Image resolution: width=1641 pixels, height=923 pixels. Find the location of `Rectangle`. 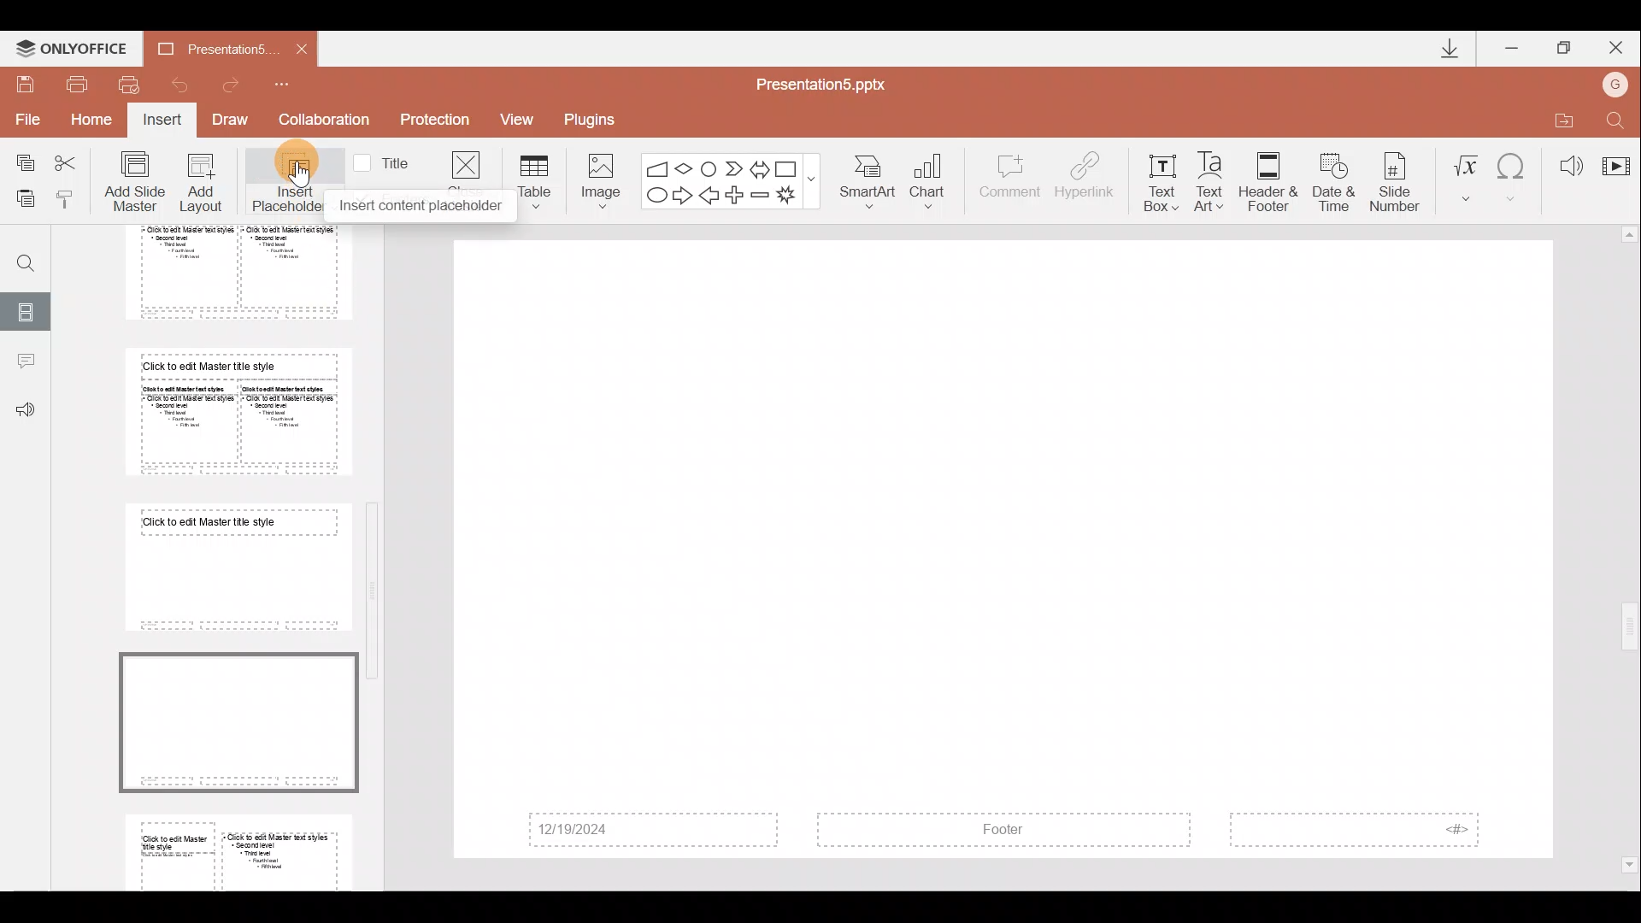

Rectangle is located at coordinates (788, 167).